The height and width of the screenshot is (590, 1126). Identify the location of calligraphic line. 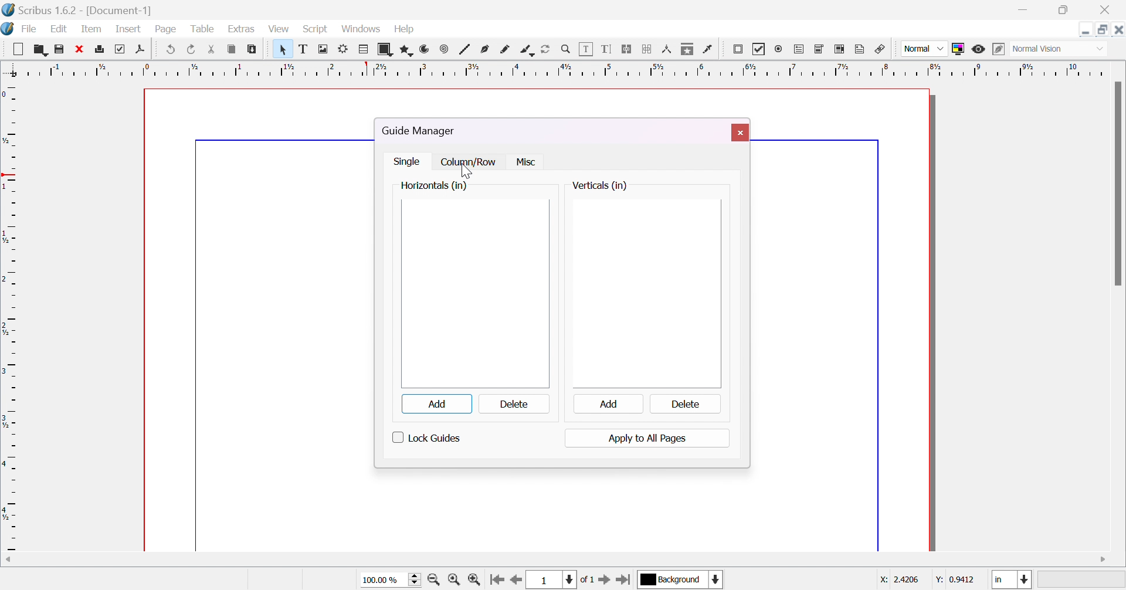
(527, 50).